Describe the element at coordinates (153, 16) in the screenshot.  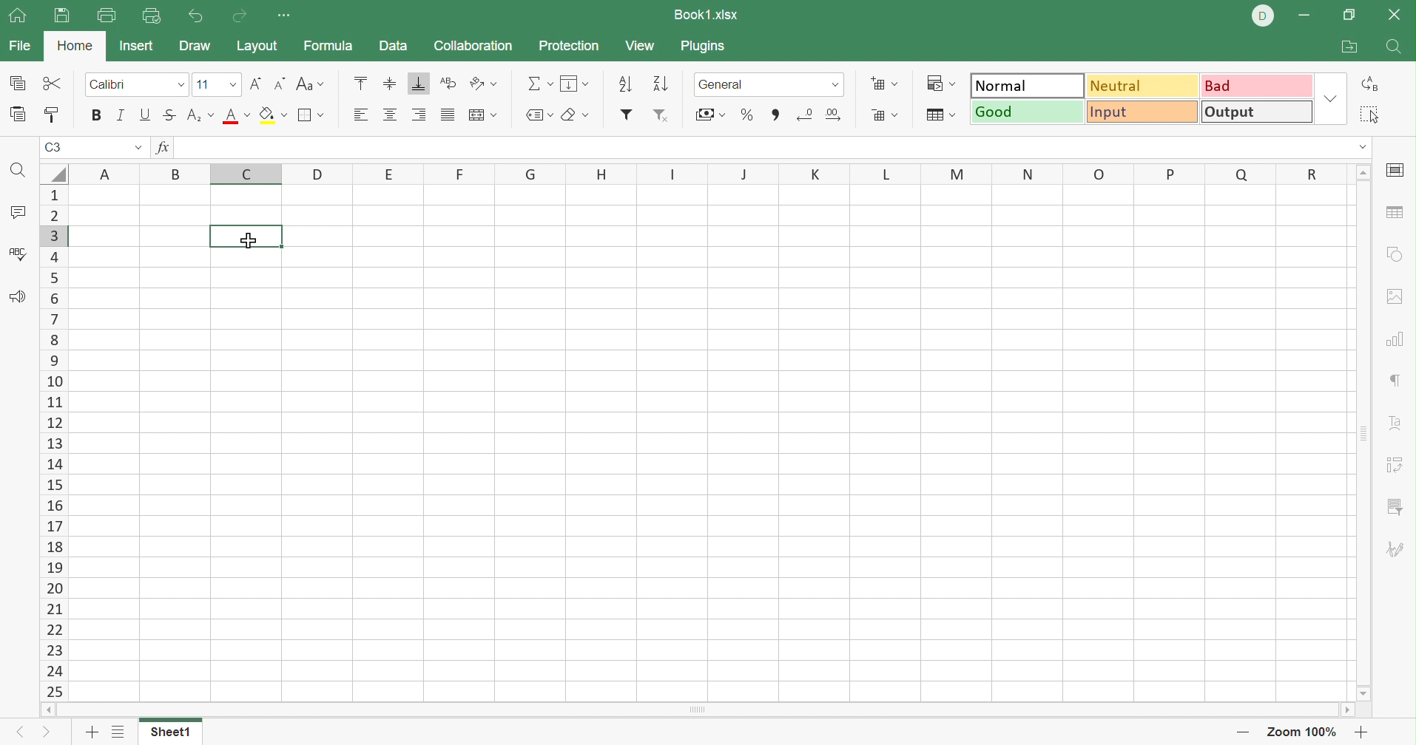
I see `Quick print` at that location.